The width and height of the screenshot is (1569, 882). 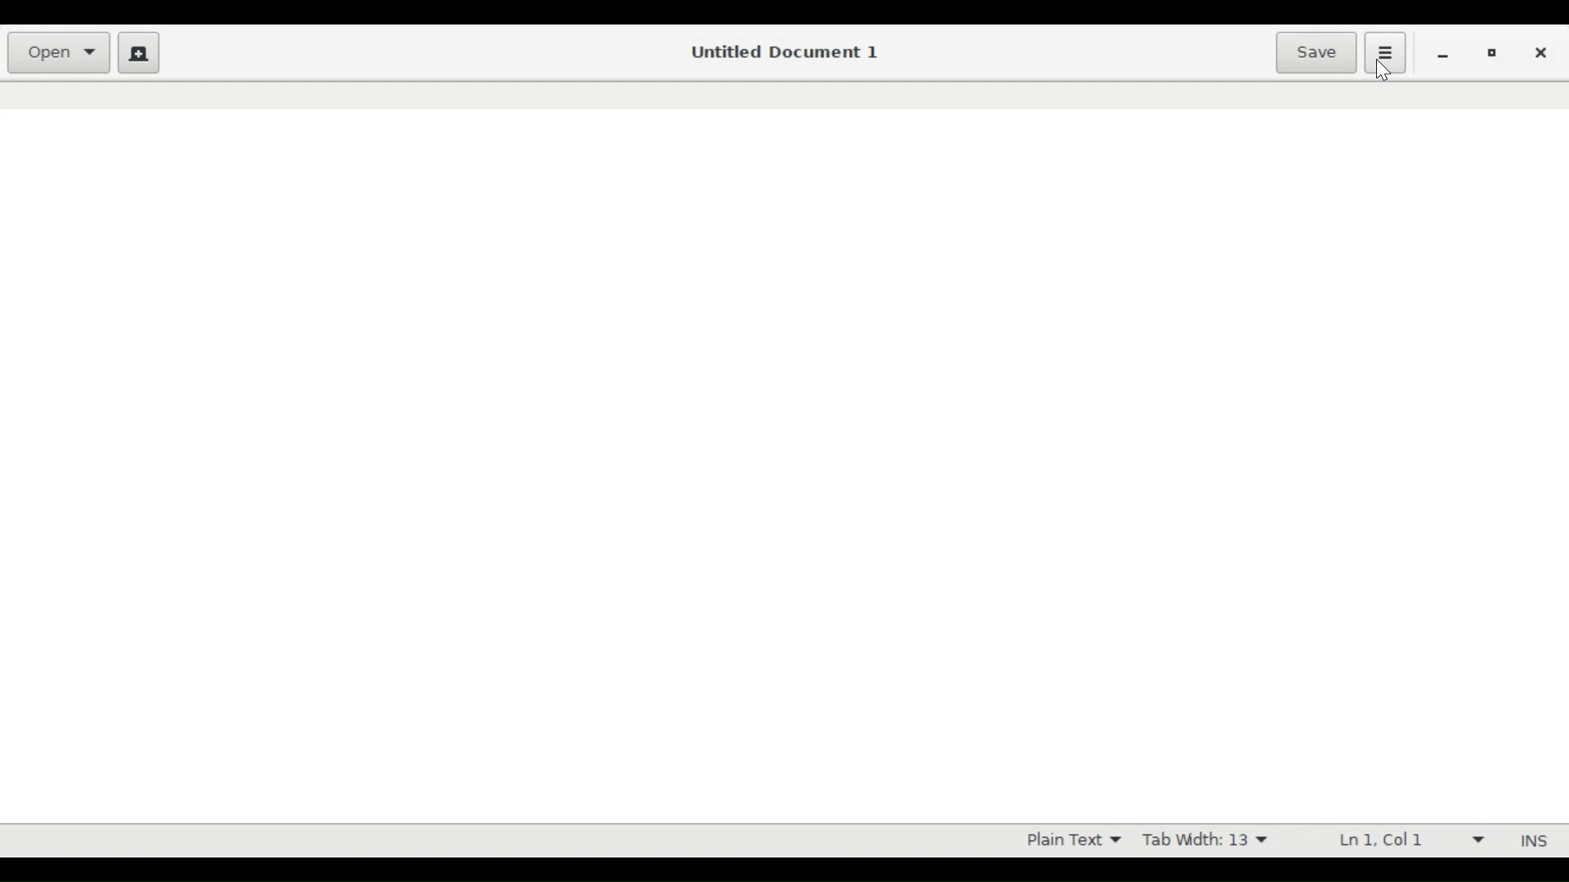 I want to click on Save, so click(x=1315, y=52).